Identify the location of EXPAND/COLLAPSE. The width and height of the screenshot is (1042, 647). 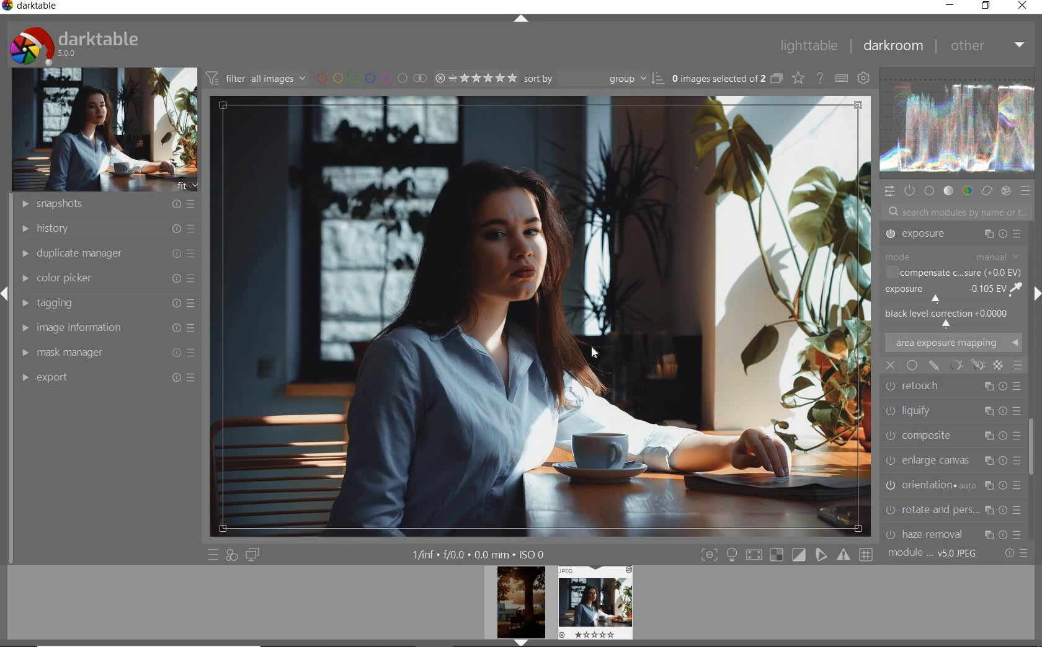
(522, 19).